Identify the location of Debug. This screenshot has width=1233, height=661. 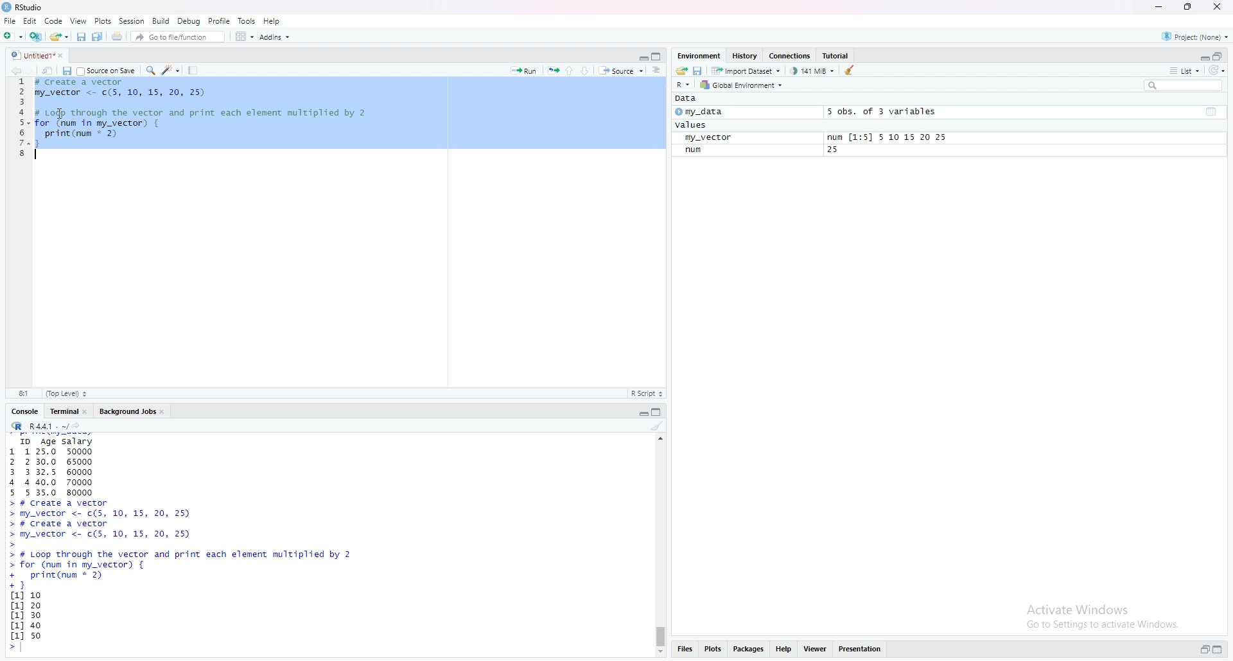
(190, 21).